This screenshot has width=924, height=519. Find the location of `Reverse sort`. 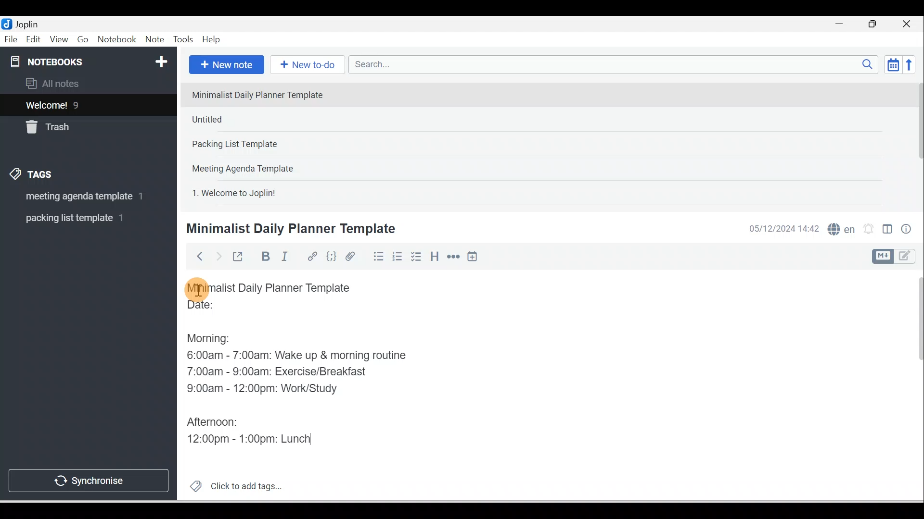

Reverse sort is located at coordinates (912, 64).